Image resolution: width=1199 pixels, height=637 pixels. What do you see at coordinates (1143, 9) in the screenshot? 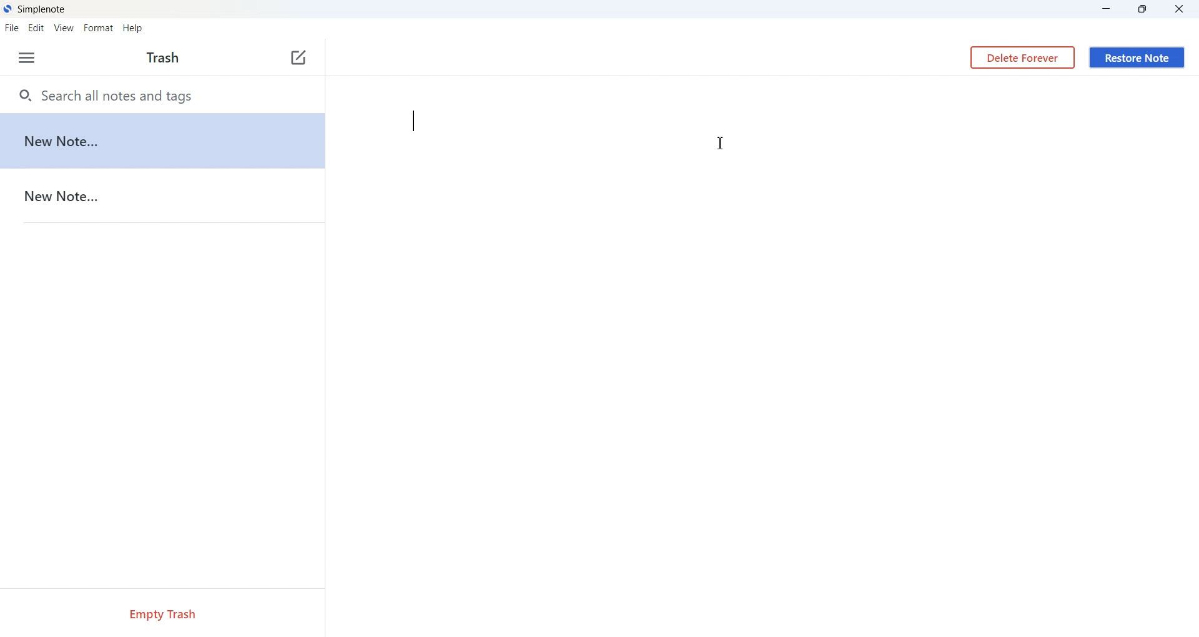
I see `Maximize` at bounding box center [1143, 9].